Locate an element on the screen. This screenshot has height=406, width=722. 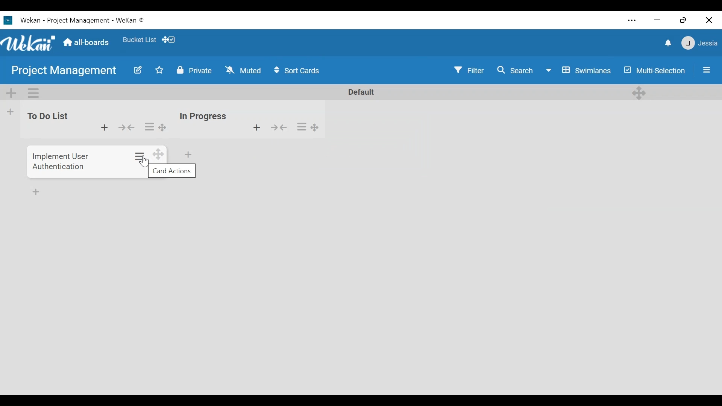
Open/Close Sidebar is located at coordinates (707, 70).